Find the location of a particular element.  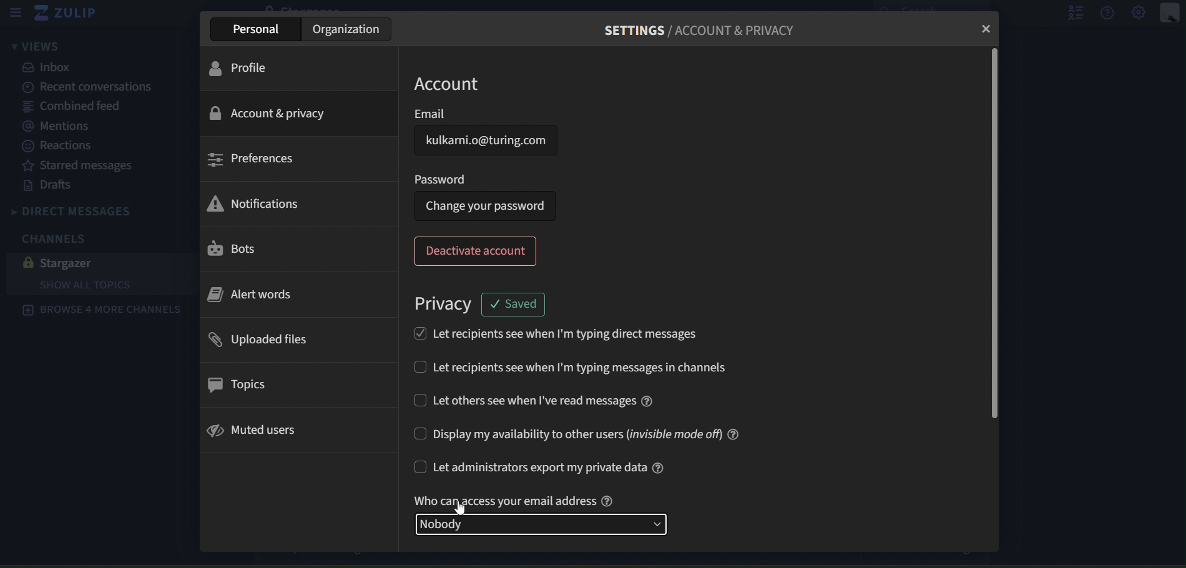

saved is located at coordinates (517, 303).